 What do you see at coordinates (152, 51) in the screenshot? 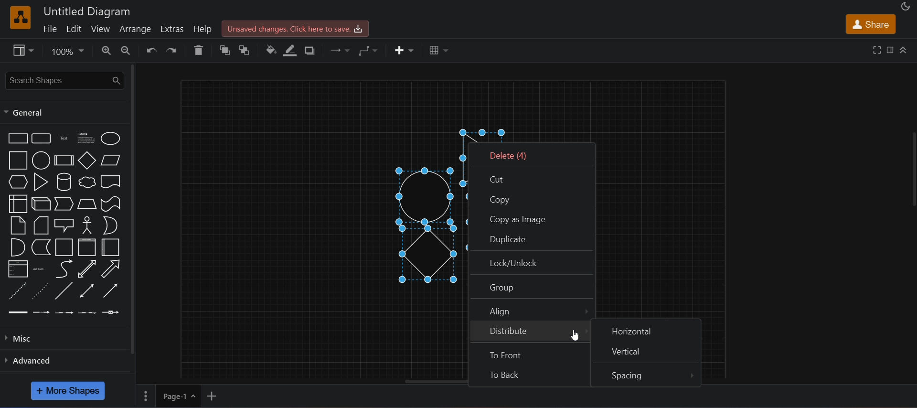
I see `undo` at bounding box center [152, 51].